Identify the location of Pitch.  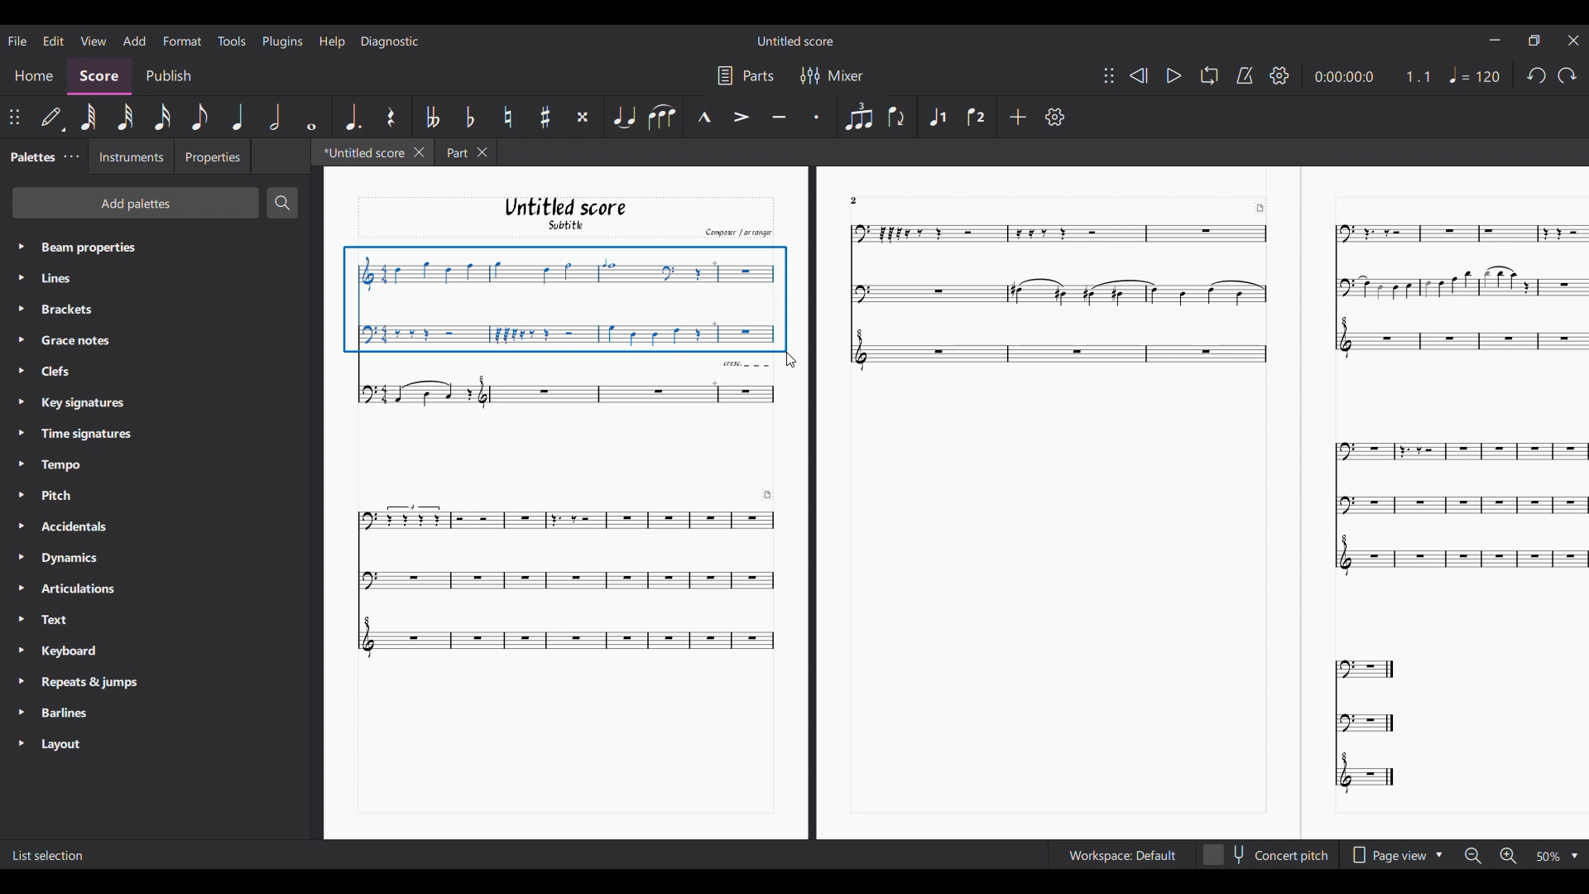
(69, 495).